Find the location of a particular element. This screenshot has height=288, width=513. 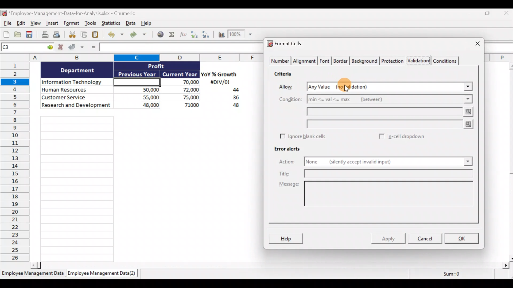

Message is located at coordinates (375, 197).